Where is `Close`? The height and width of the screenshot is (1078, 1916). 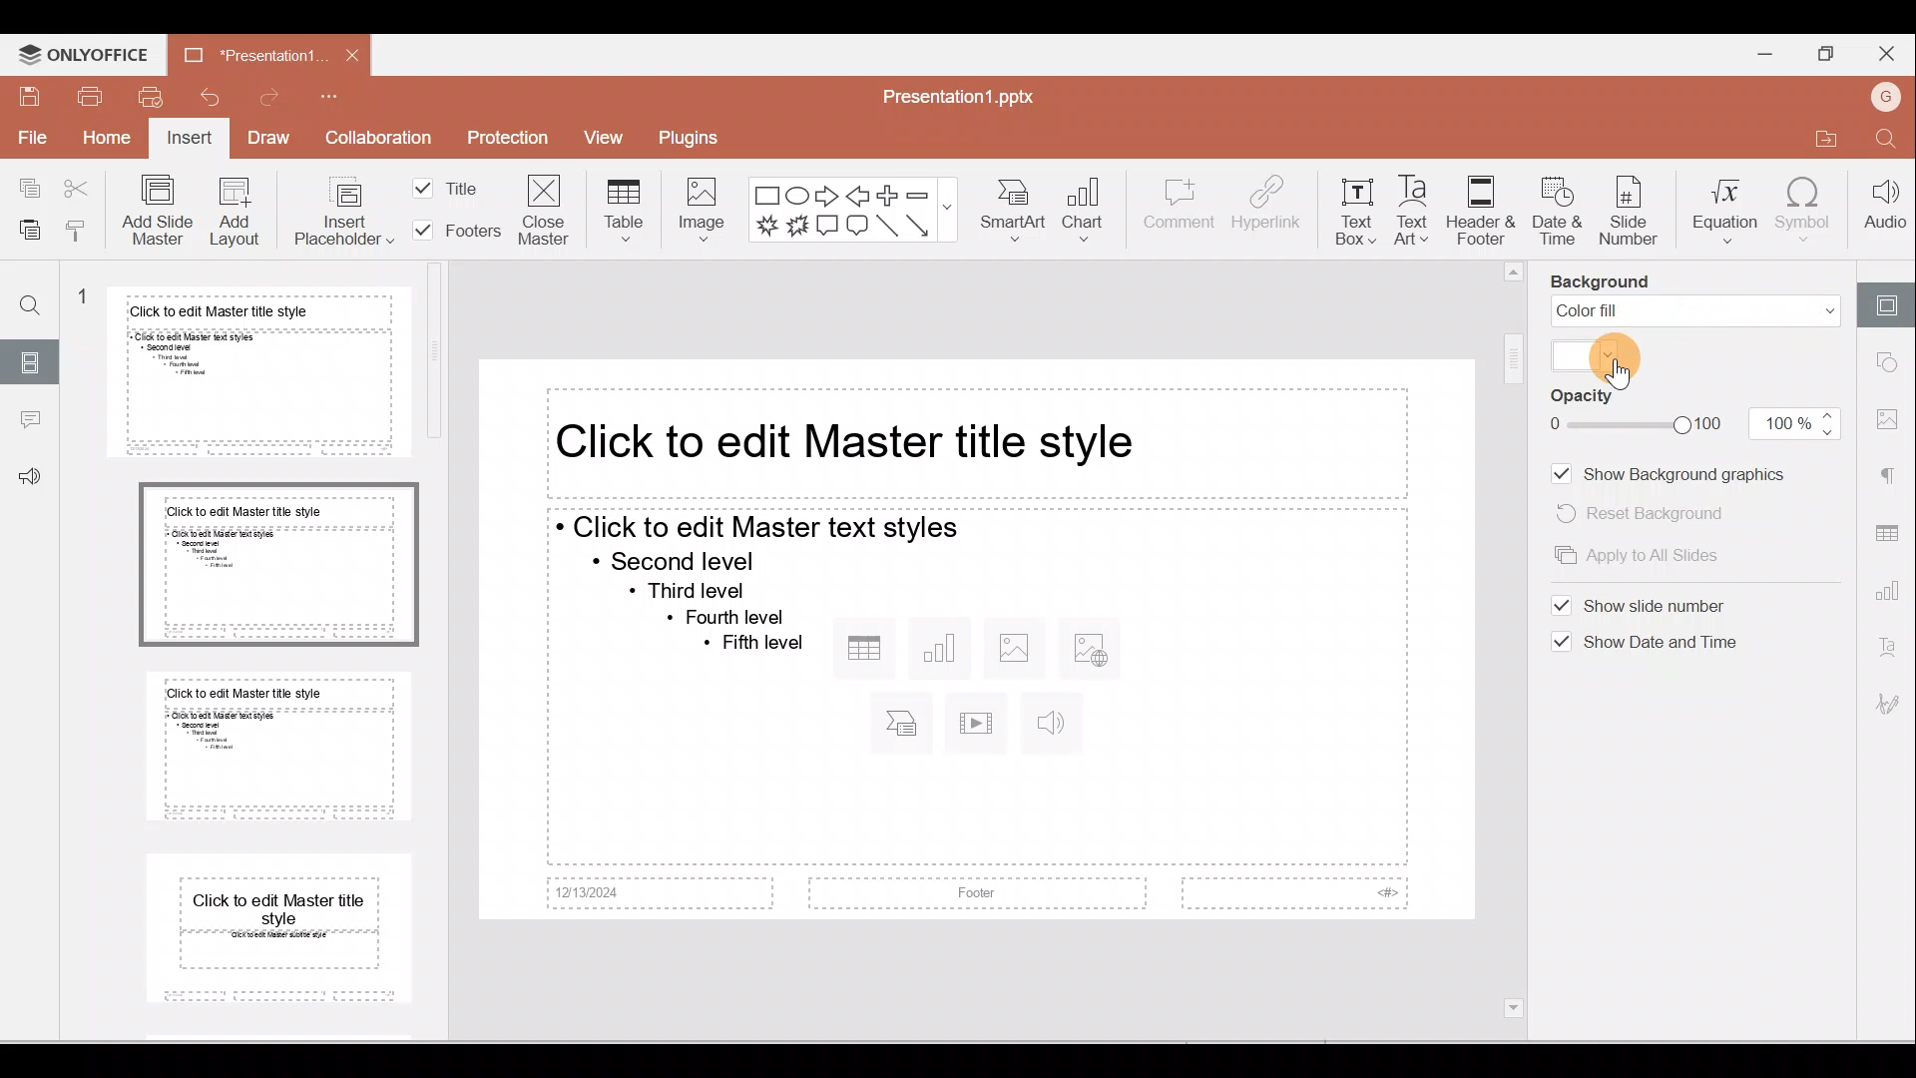
Close is located at coordinates (1891, 55).